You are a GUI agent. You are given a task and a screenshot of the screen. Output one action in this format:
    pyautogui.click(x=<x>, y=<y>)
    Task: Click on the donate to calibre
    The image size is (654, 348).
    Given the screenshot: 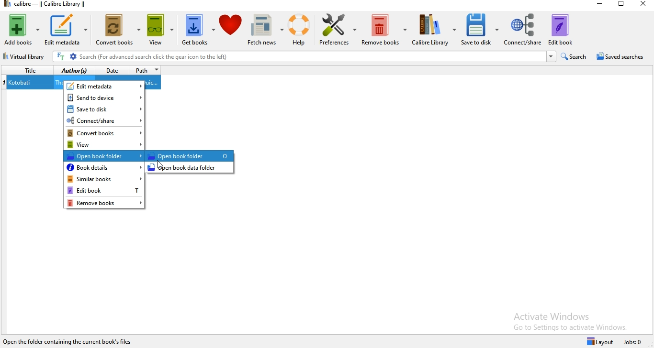 What is the action you would take?
    pyautogui.click(x=231, y=30)
    